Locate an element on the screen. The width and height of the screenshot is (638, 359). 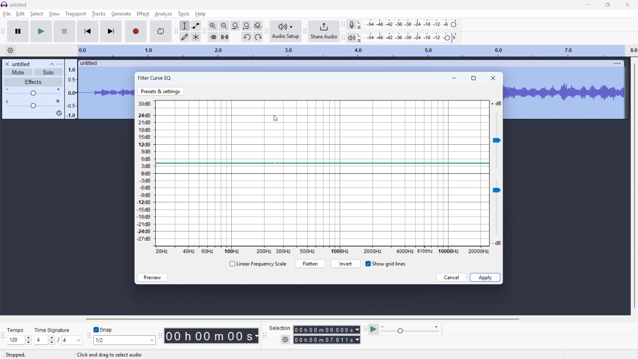
Share audio  is located at coordinates (323, 31).